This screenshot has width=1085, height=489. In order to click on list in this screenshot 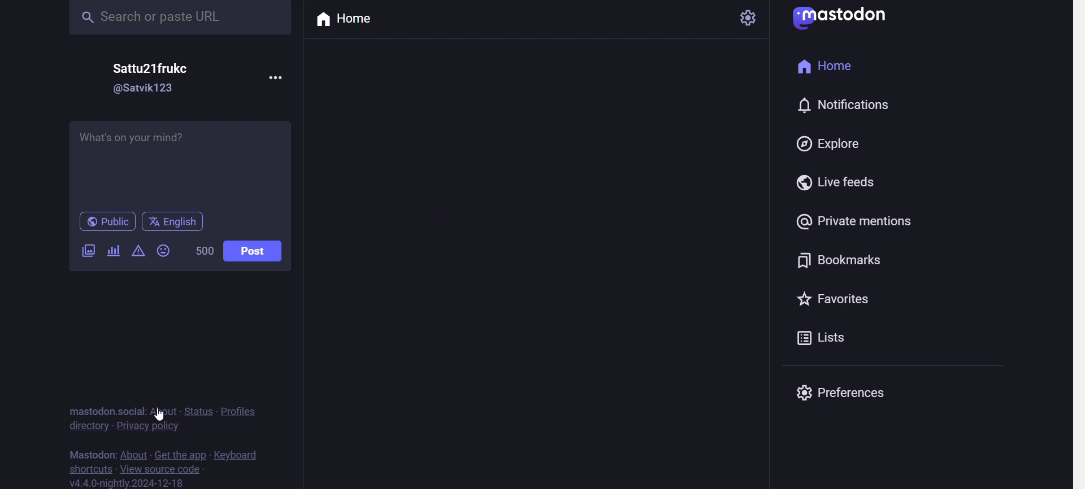, I will do `click(824, 343)`.